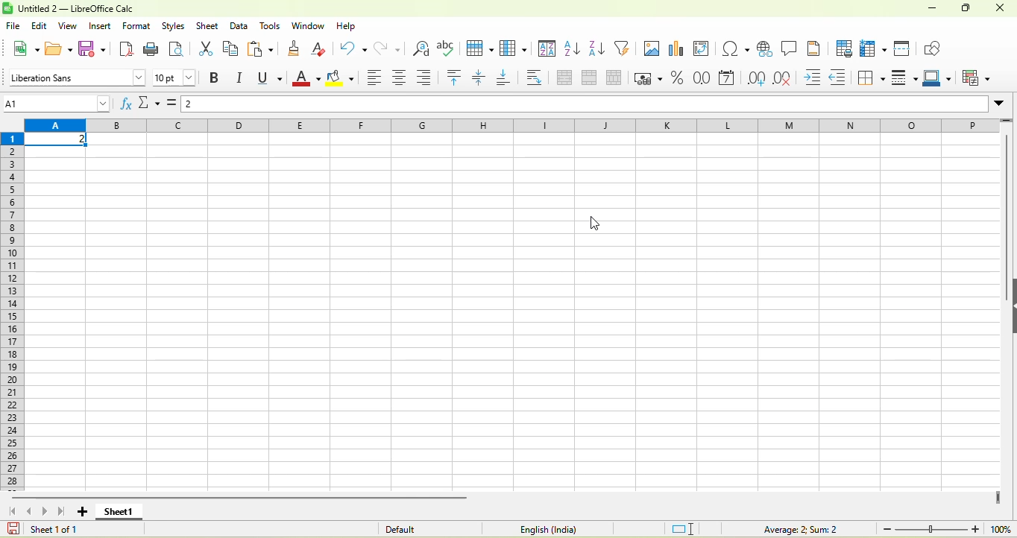 The height and width of the screenshot is (538, 1017). Describe the element at coordinates (931, 9) in the screenshot. I see `minuimize` at that location.